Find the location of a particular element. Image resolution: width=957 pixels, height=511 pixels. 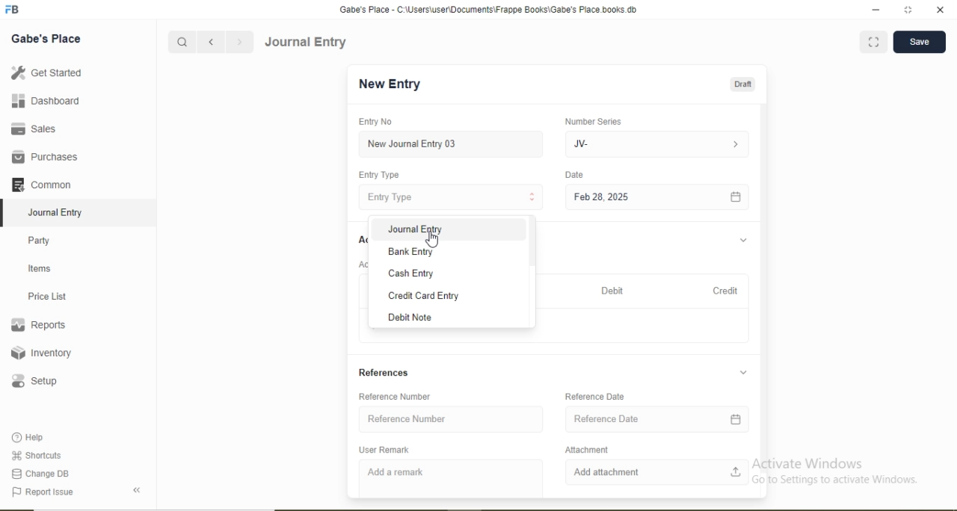

Debit is located at coordinates (612, 291).